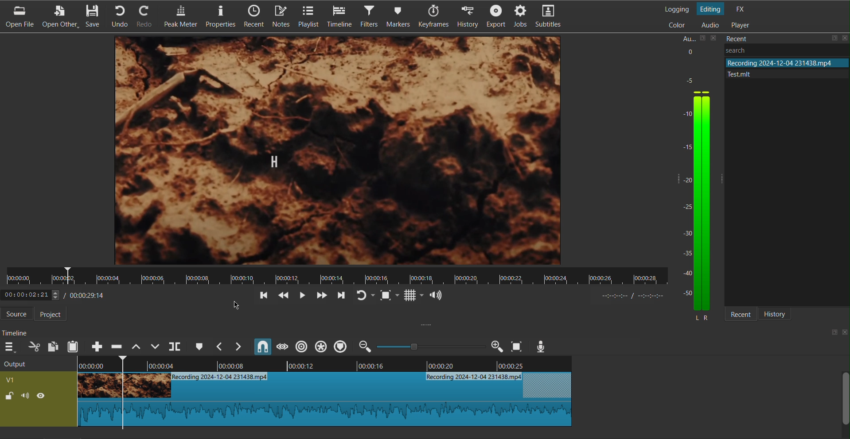 Image resolution: width=850 pixels, height=439 pixels. I want to click on Color, so click(675, 24).